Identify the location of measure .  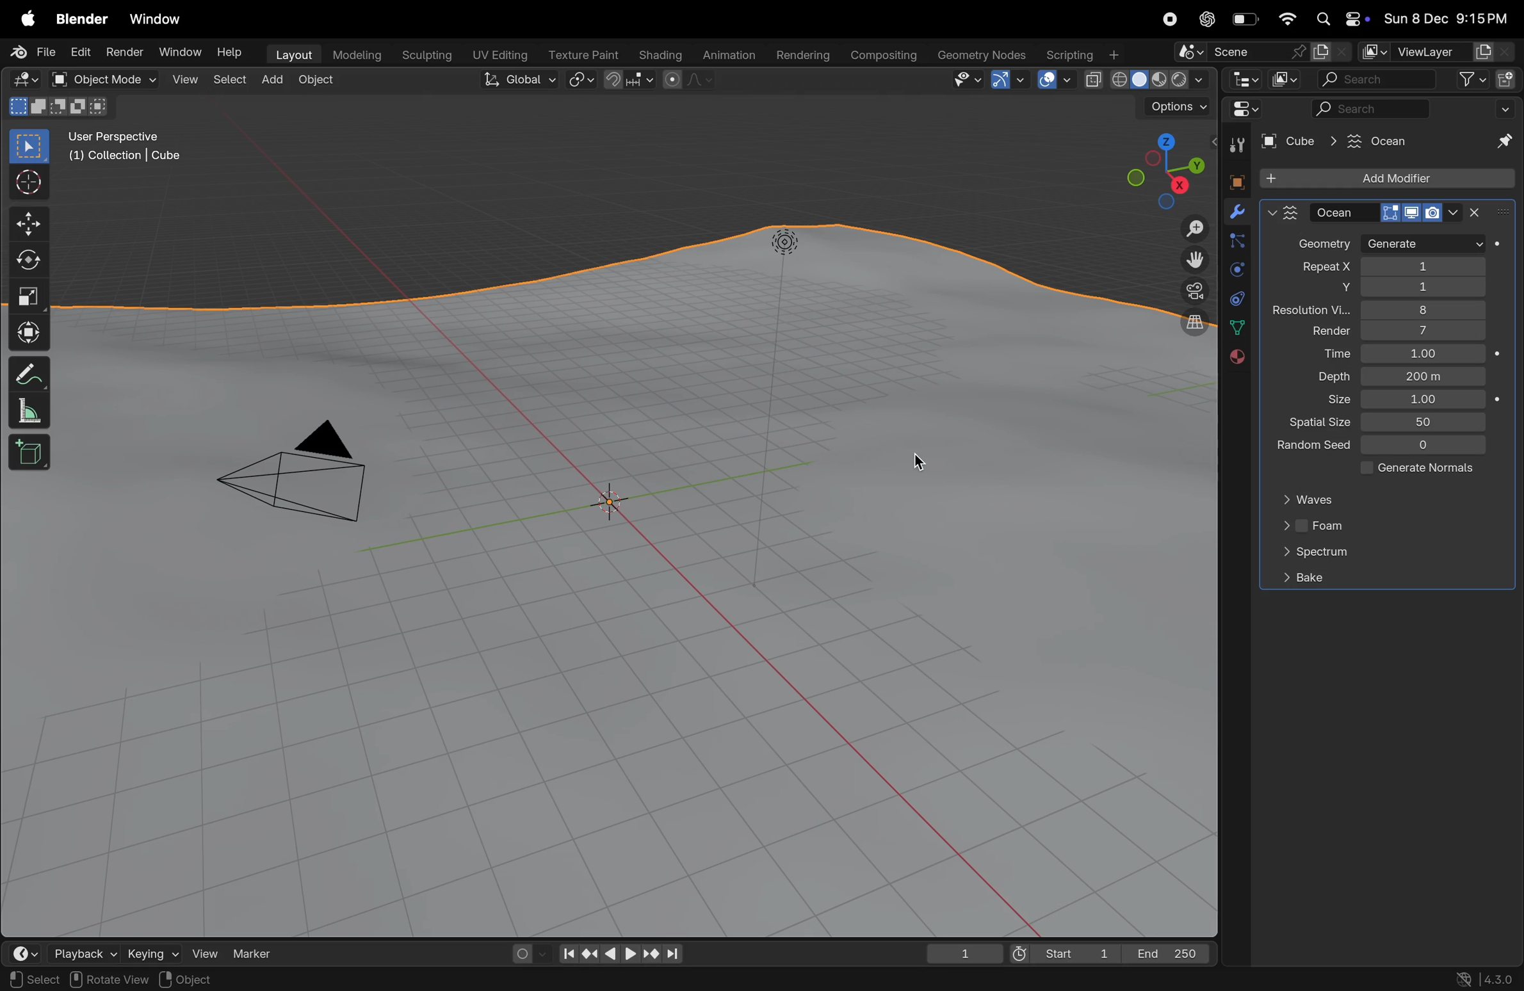
(29, 413).